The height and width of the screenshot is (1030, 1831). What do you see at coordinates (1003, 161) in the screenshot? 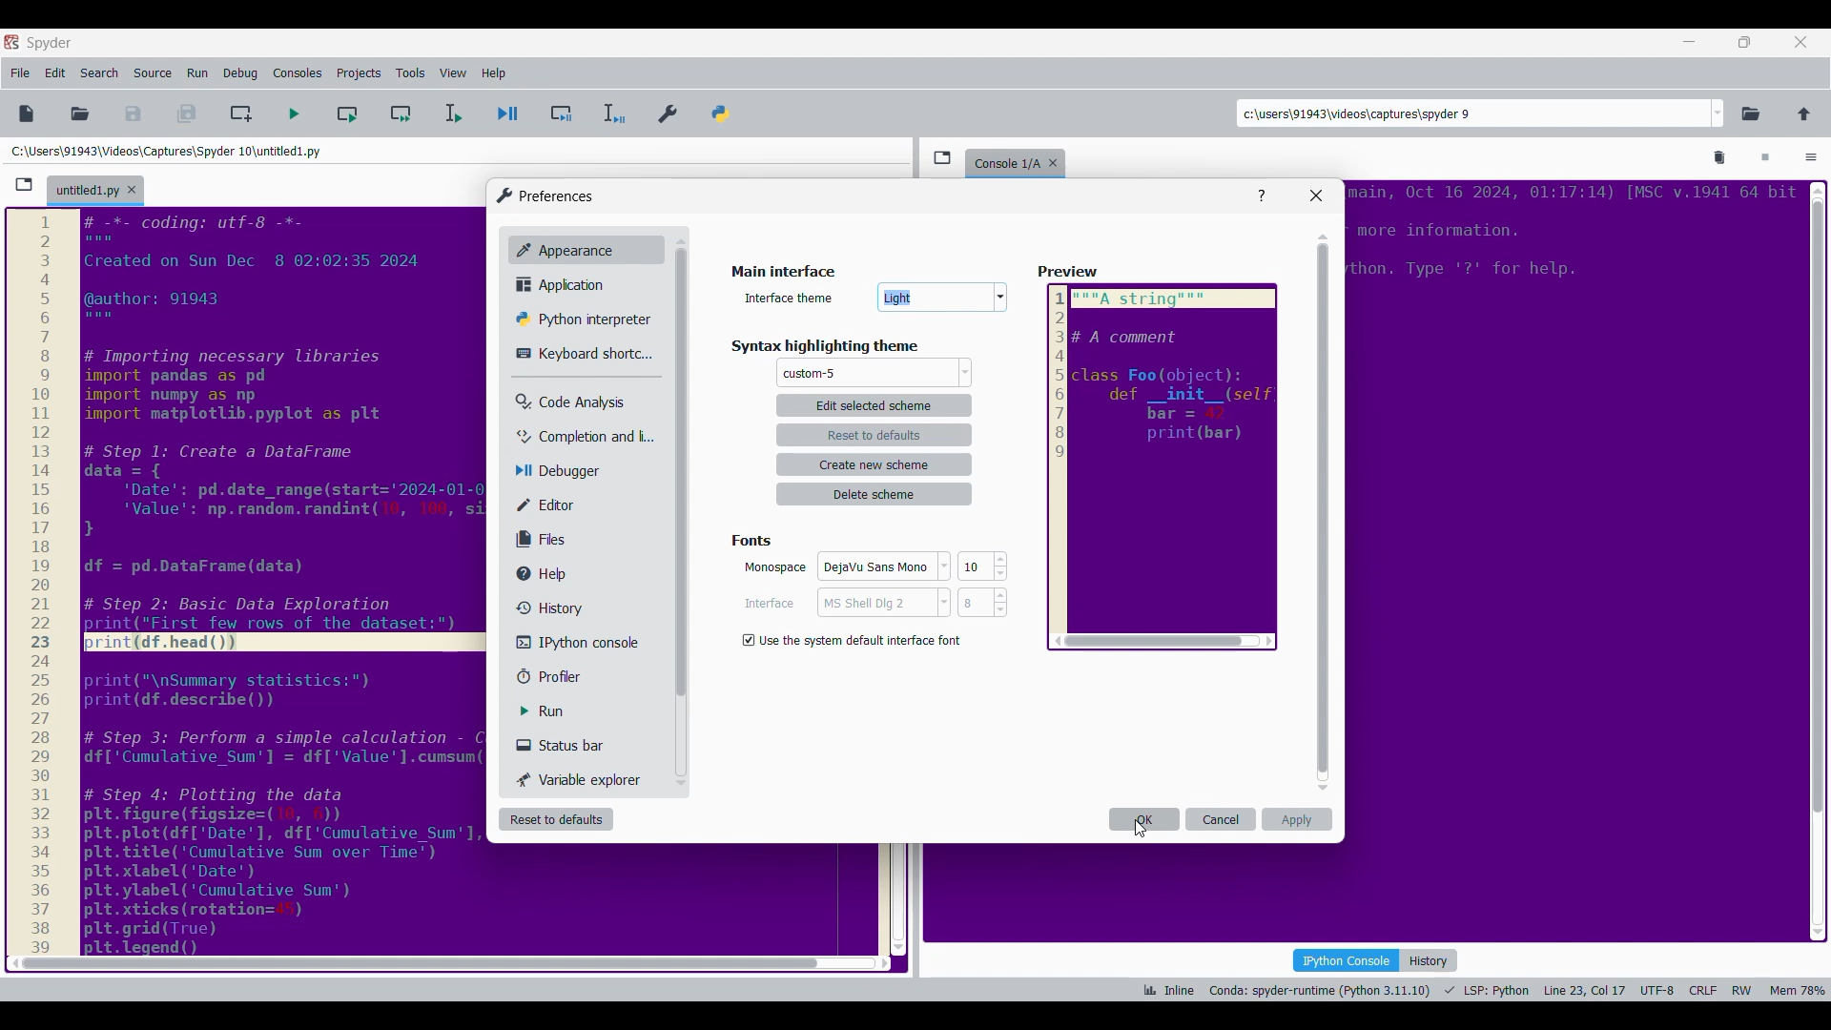
I see `console` at bounding box center [1003, 161].